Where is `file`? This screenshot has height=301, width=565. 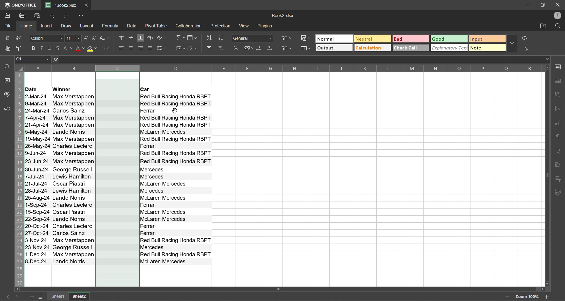 file is located at coordinates (8, 27).